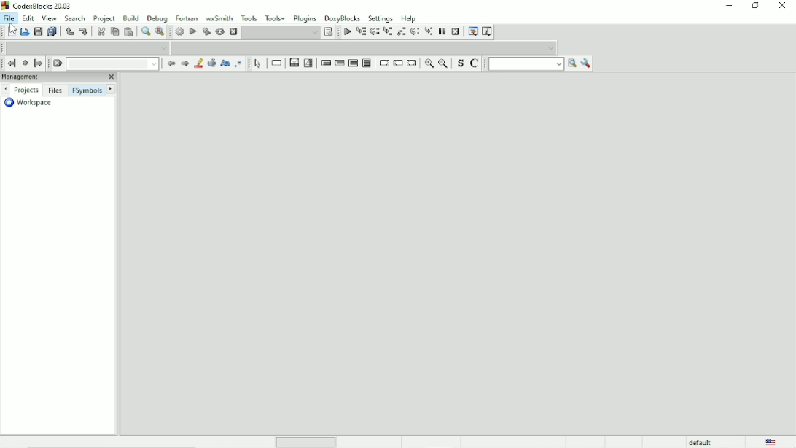 This screenshot has height=448, width=796. What do you see at coordinates (112, 63) in the screenshot?
I see `Drop down` at bounding box center [112, 63].